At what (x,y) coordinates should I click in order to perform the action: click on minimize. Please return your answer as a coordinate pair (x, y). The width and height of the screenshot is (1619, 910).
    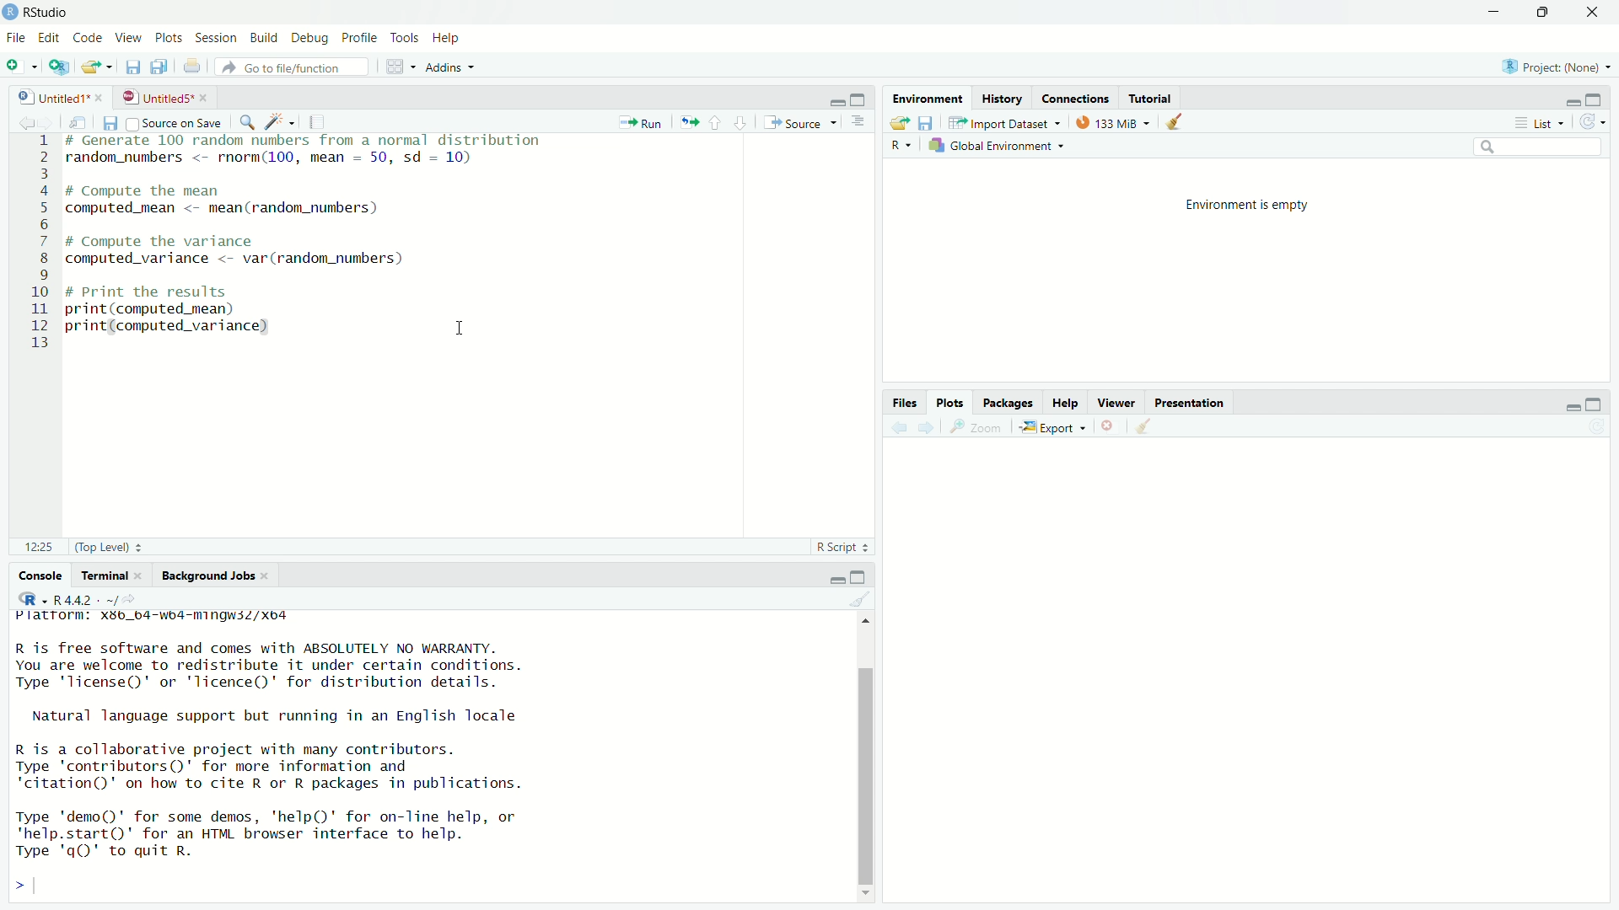
    Looking at the image, I should click on (831, 98).